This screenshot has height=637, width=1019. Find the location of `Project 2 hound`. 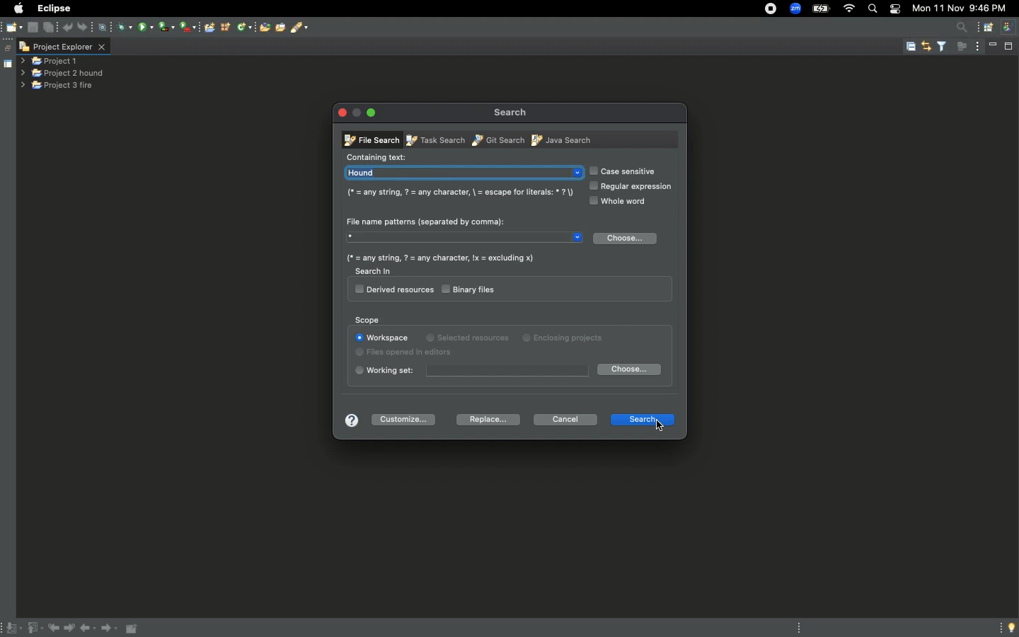

Project 2 hound is located at coordinates (64, 73).